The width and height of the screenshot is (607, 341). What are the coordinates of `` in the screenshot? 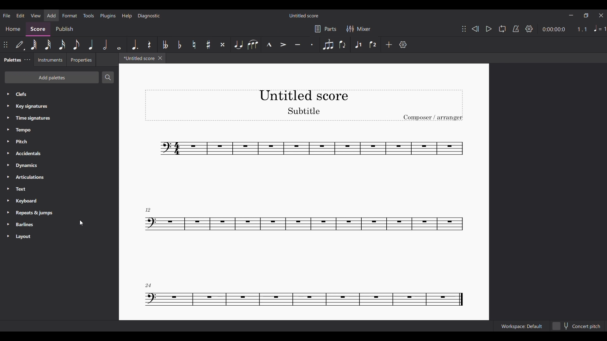 It's located at (48, 45).